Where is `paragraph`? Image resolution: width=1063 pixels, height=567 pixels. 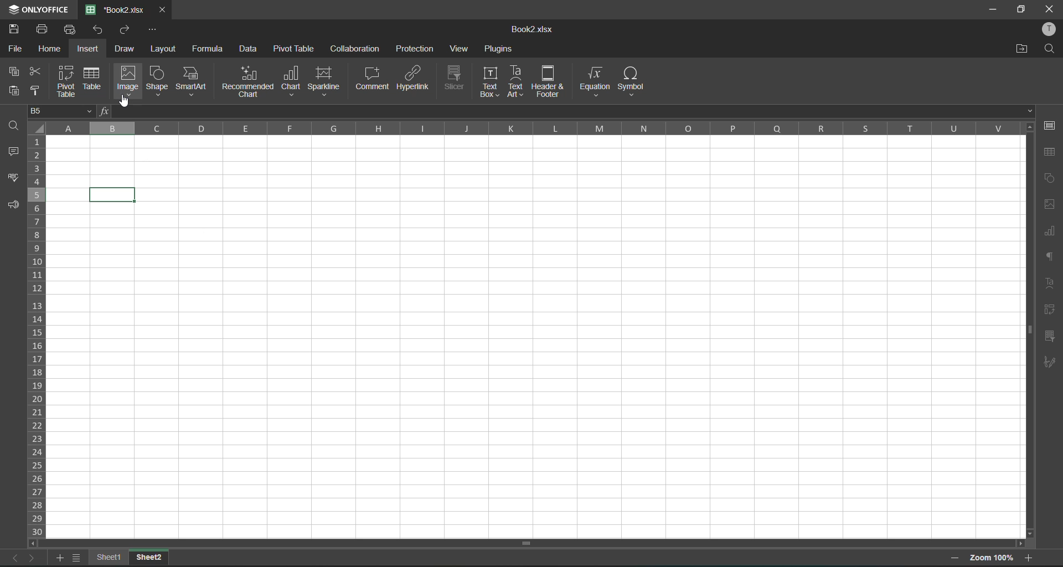
paragraph is located at coordinates (1052, 260).